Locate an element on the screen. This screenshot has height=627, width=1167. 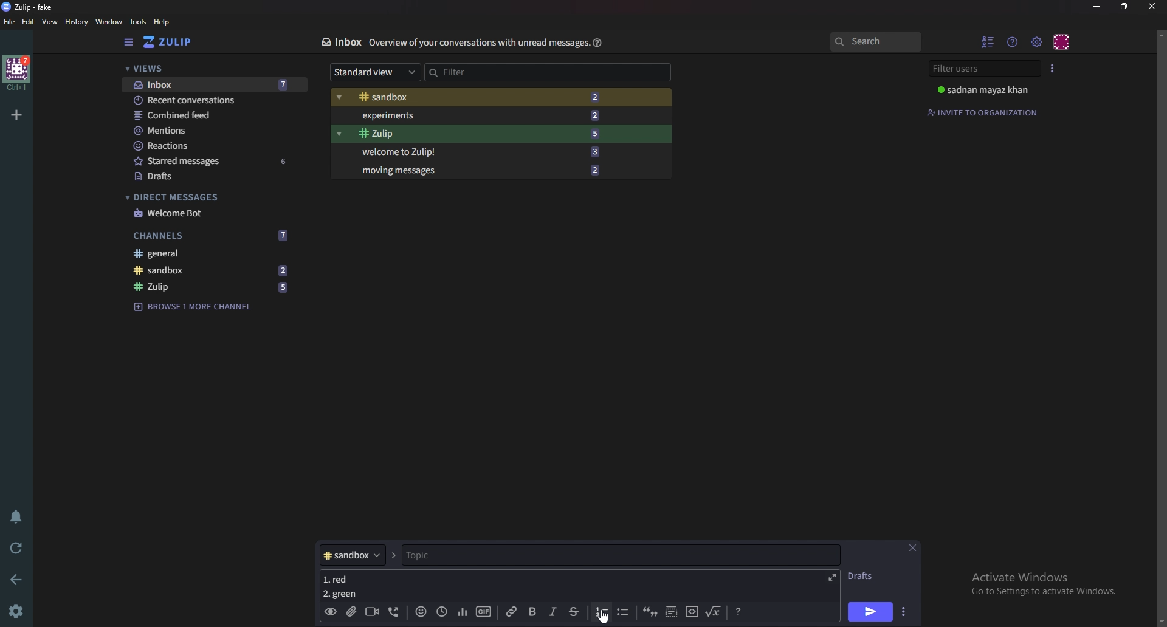
gif is located at coordinates (483, 610).